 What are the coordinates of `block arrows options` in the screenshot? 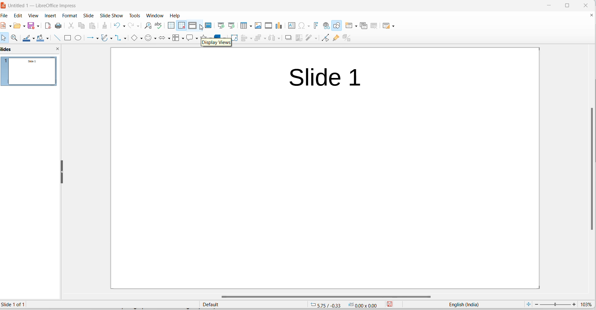 It's located at (169, 38).